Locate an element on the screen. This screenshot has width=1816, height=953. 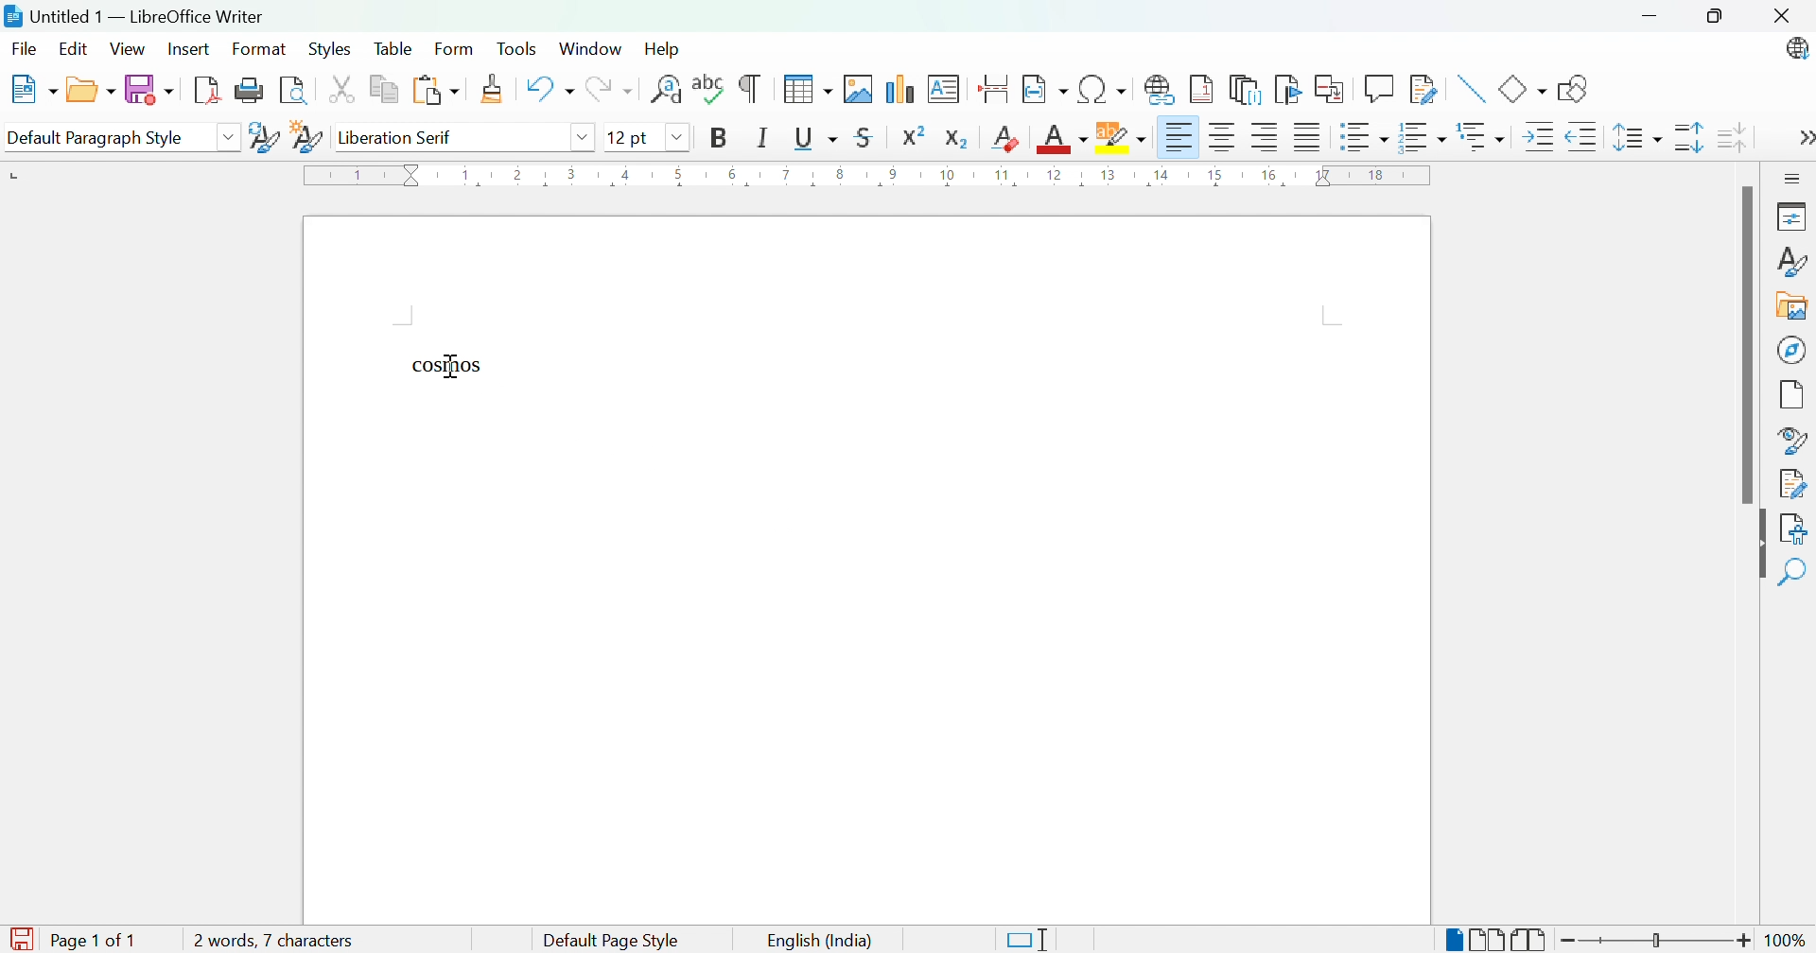
Standard selection. Click to change selection mode. is located at coordinates (1028, 940).